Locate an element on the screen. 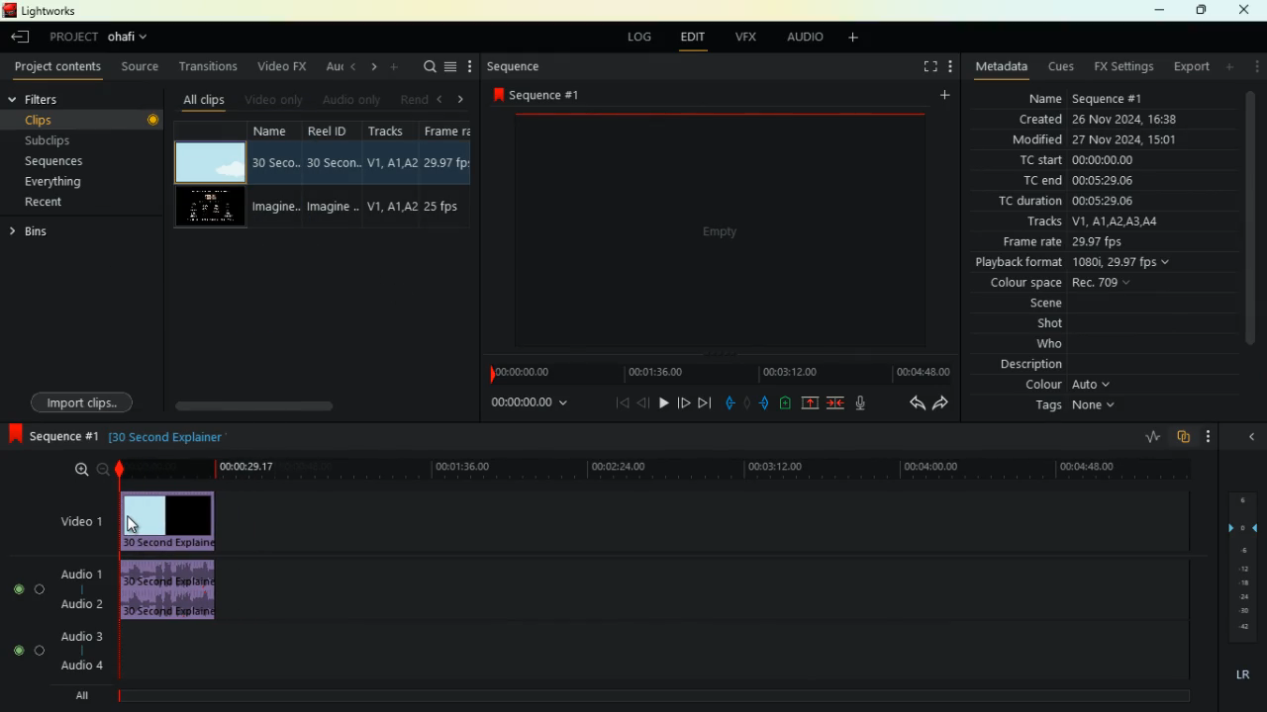  lightworks is located at coordinates (40, 12).